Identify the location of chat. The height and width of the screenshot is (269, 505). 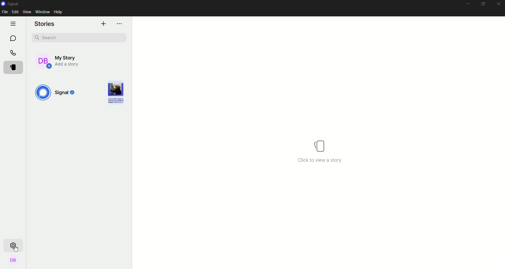
(13, 38).